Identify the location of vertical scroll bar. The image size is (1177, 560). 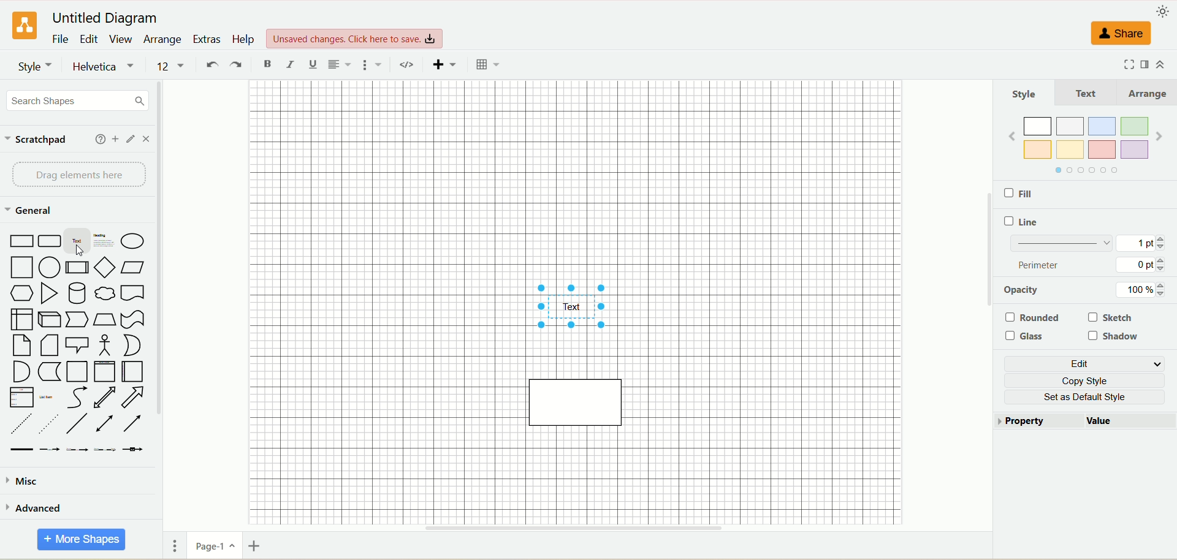
(159, 299).